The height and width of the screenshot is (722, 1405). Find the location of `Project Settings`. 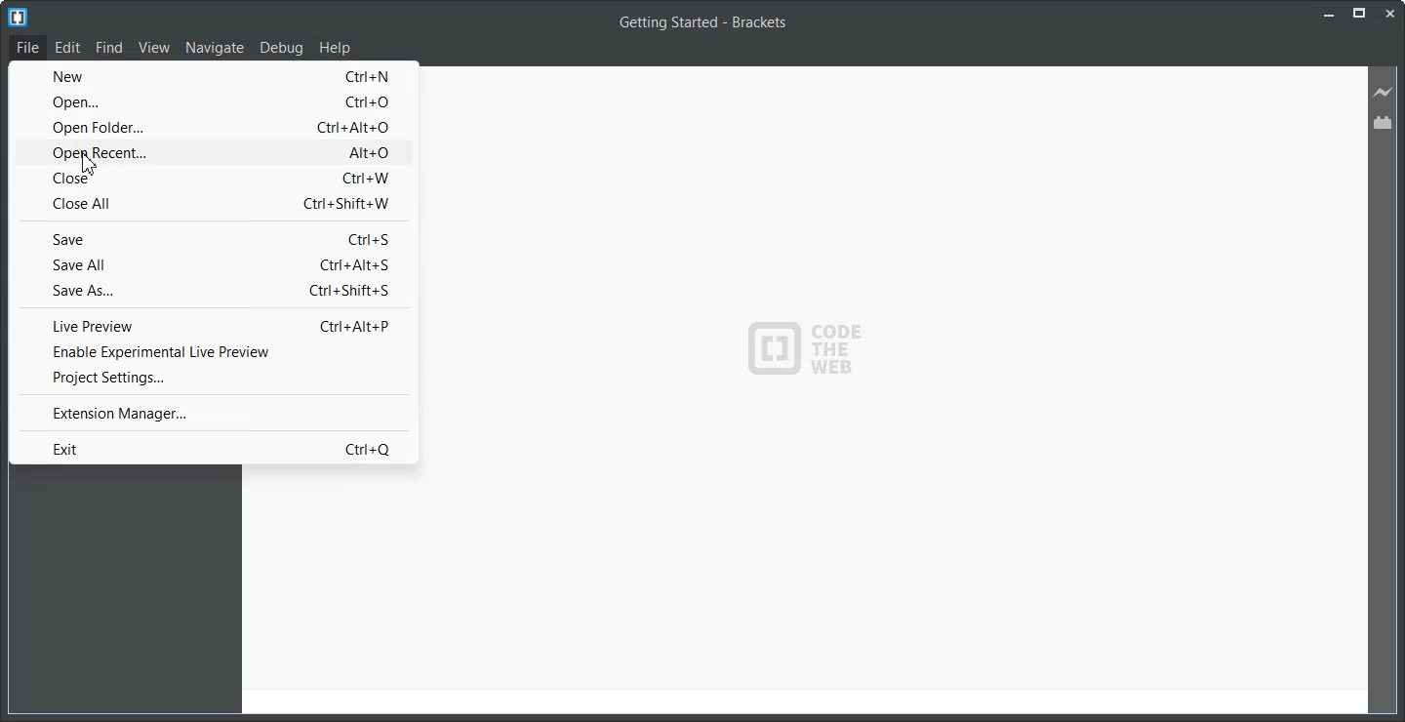

Project Settings is located at coordinates (215, 377).